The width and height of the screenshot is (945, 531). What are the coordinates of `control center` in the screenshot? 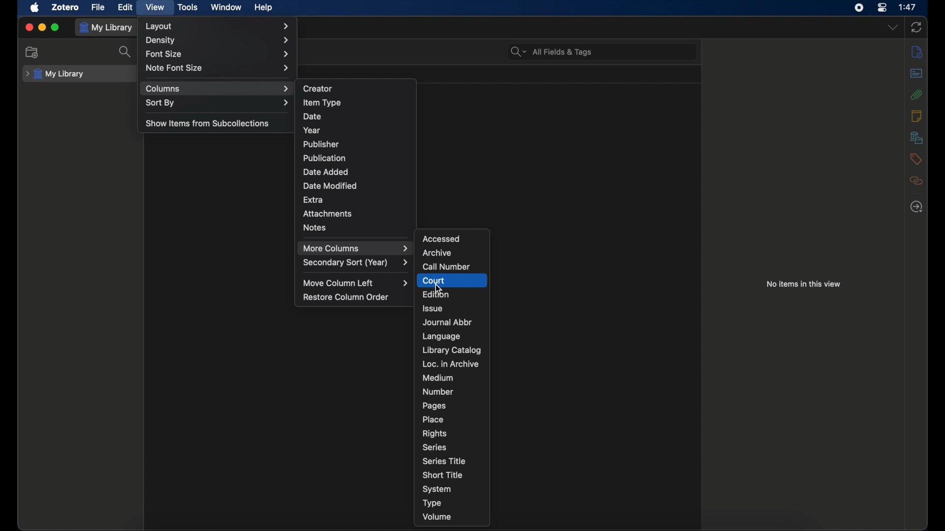 It's located at (882, 7).